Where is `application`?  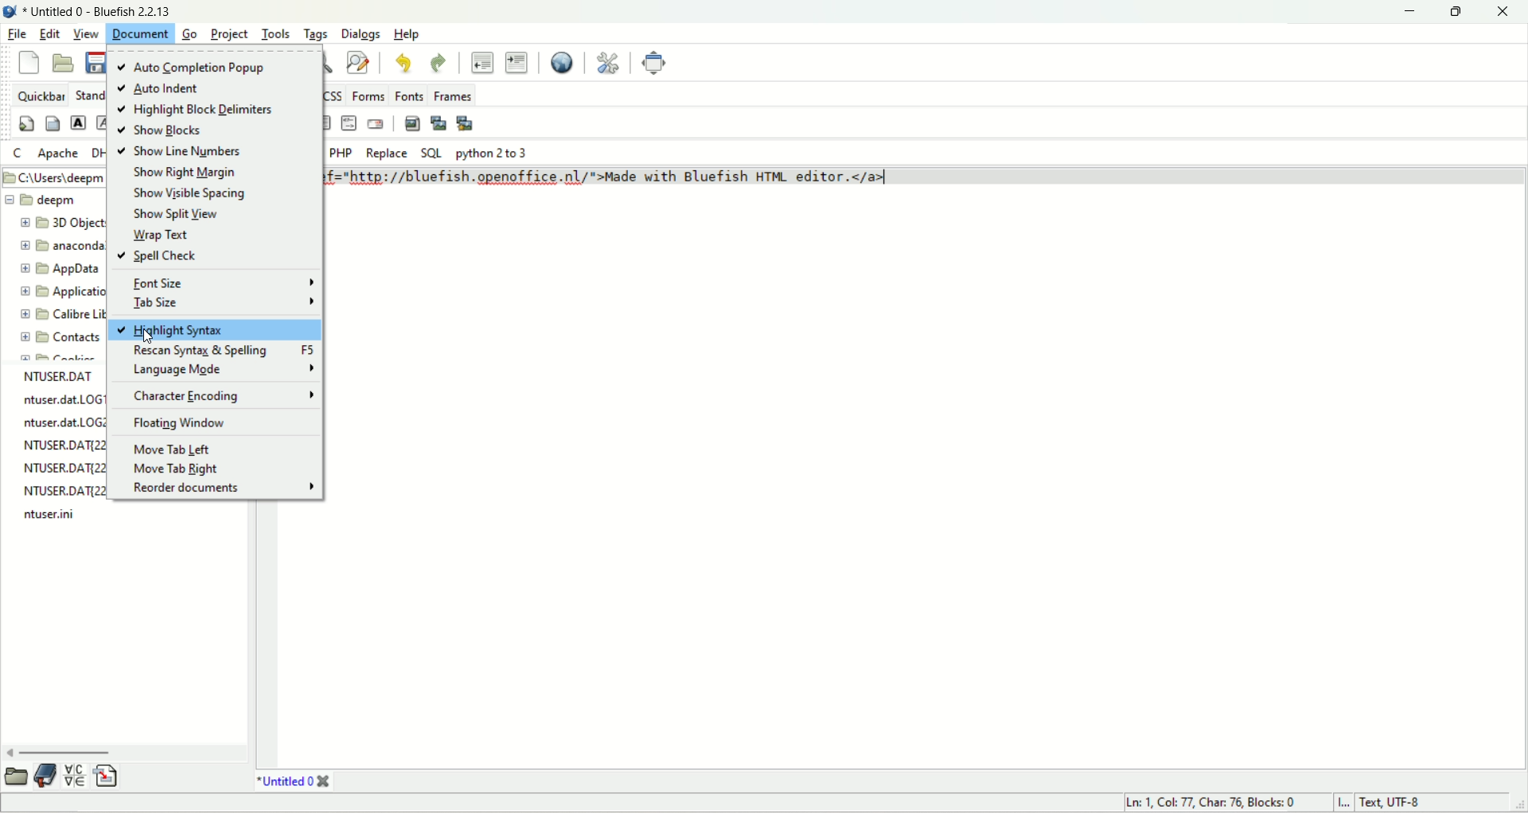
application is located at coordinates (60, 290).